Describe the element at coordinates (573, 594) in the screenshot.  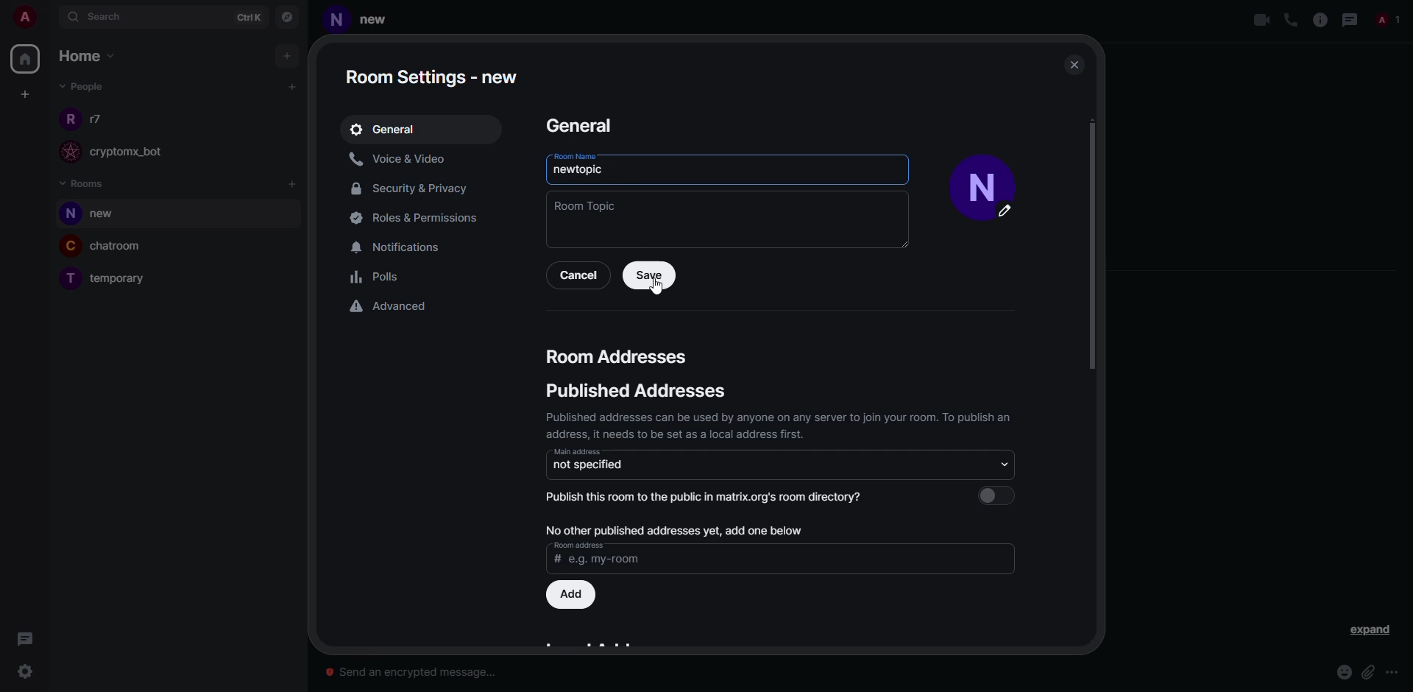
I see `add` at that location.